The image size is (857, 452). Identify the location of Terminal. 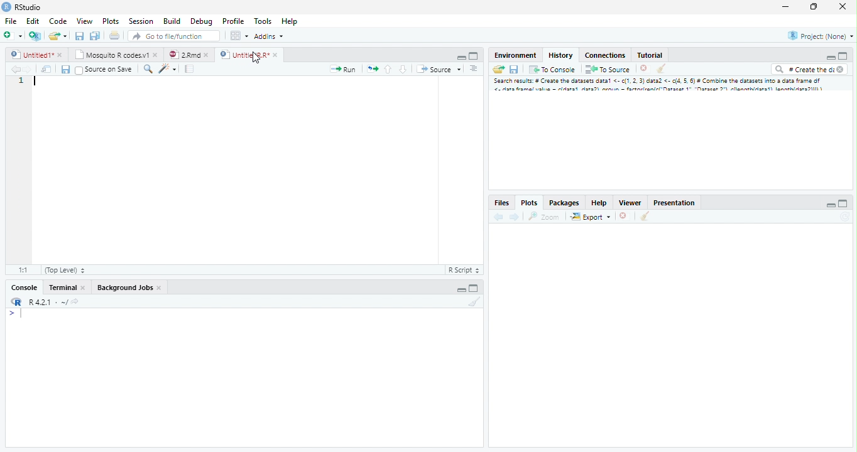
(67, 287).